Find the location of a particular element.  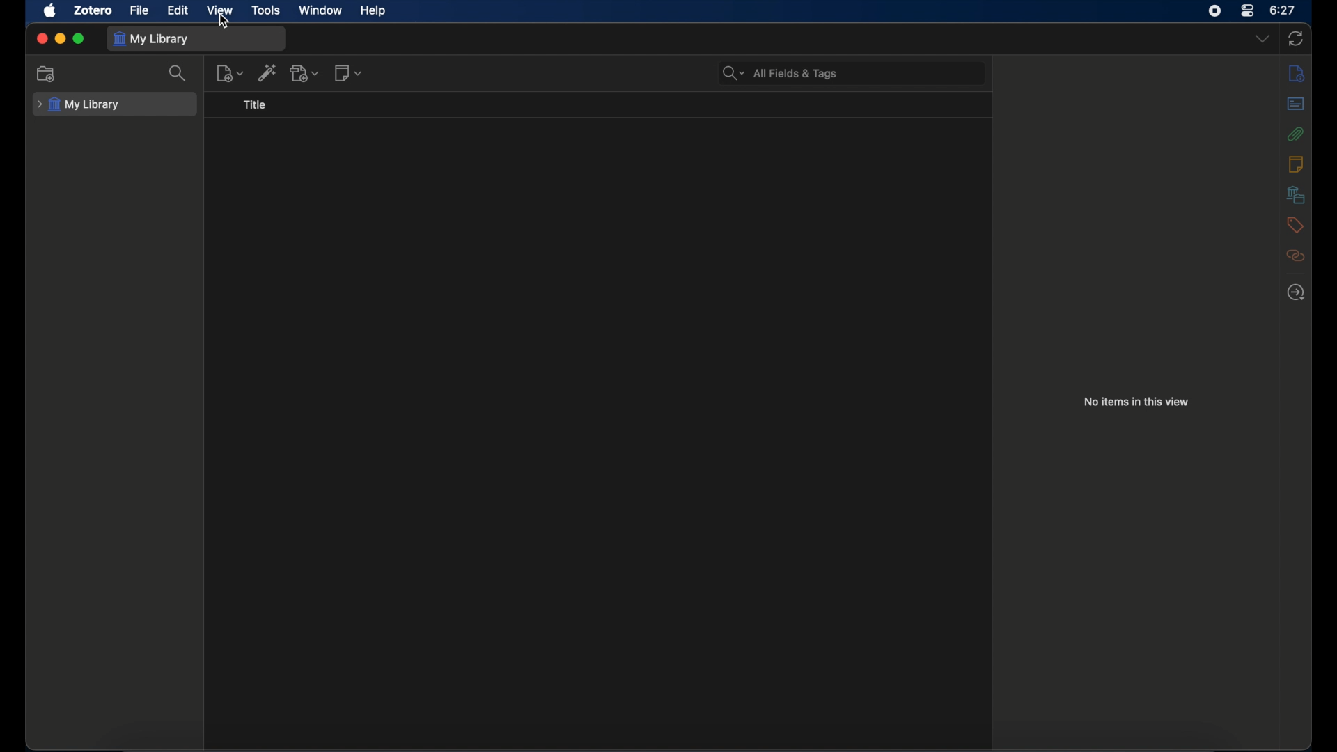

view is located at coordinates (220, 9).